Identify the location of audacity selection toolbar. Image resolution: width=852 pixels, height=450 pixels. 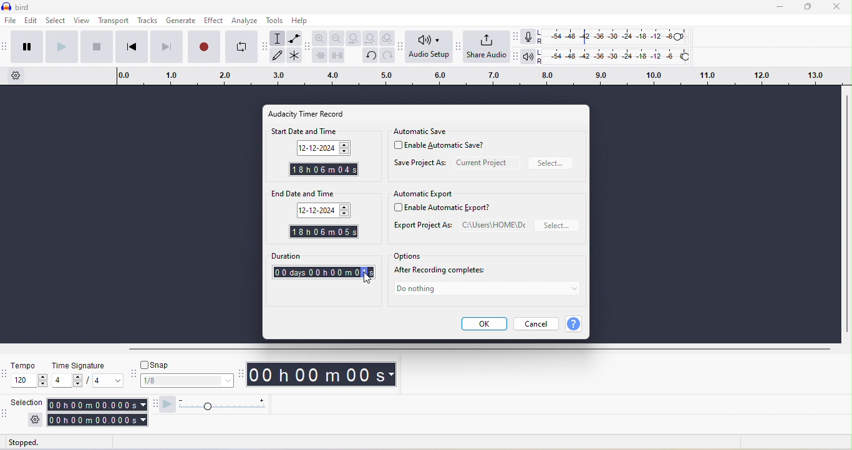
(6, 413).